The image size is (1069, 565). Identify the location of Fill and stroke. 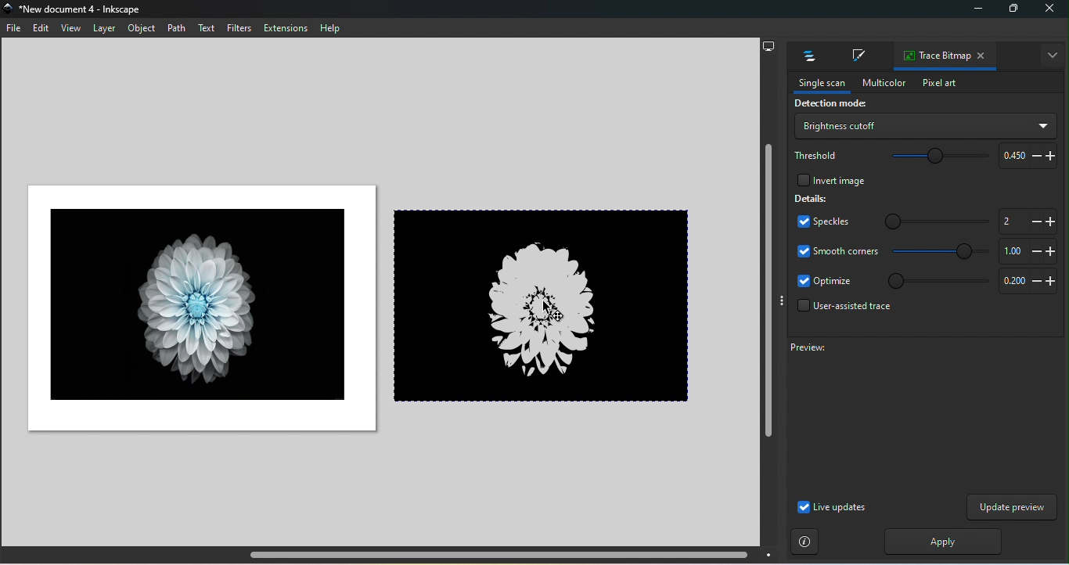
(856, 57).